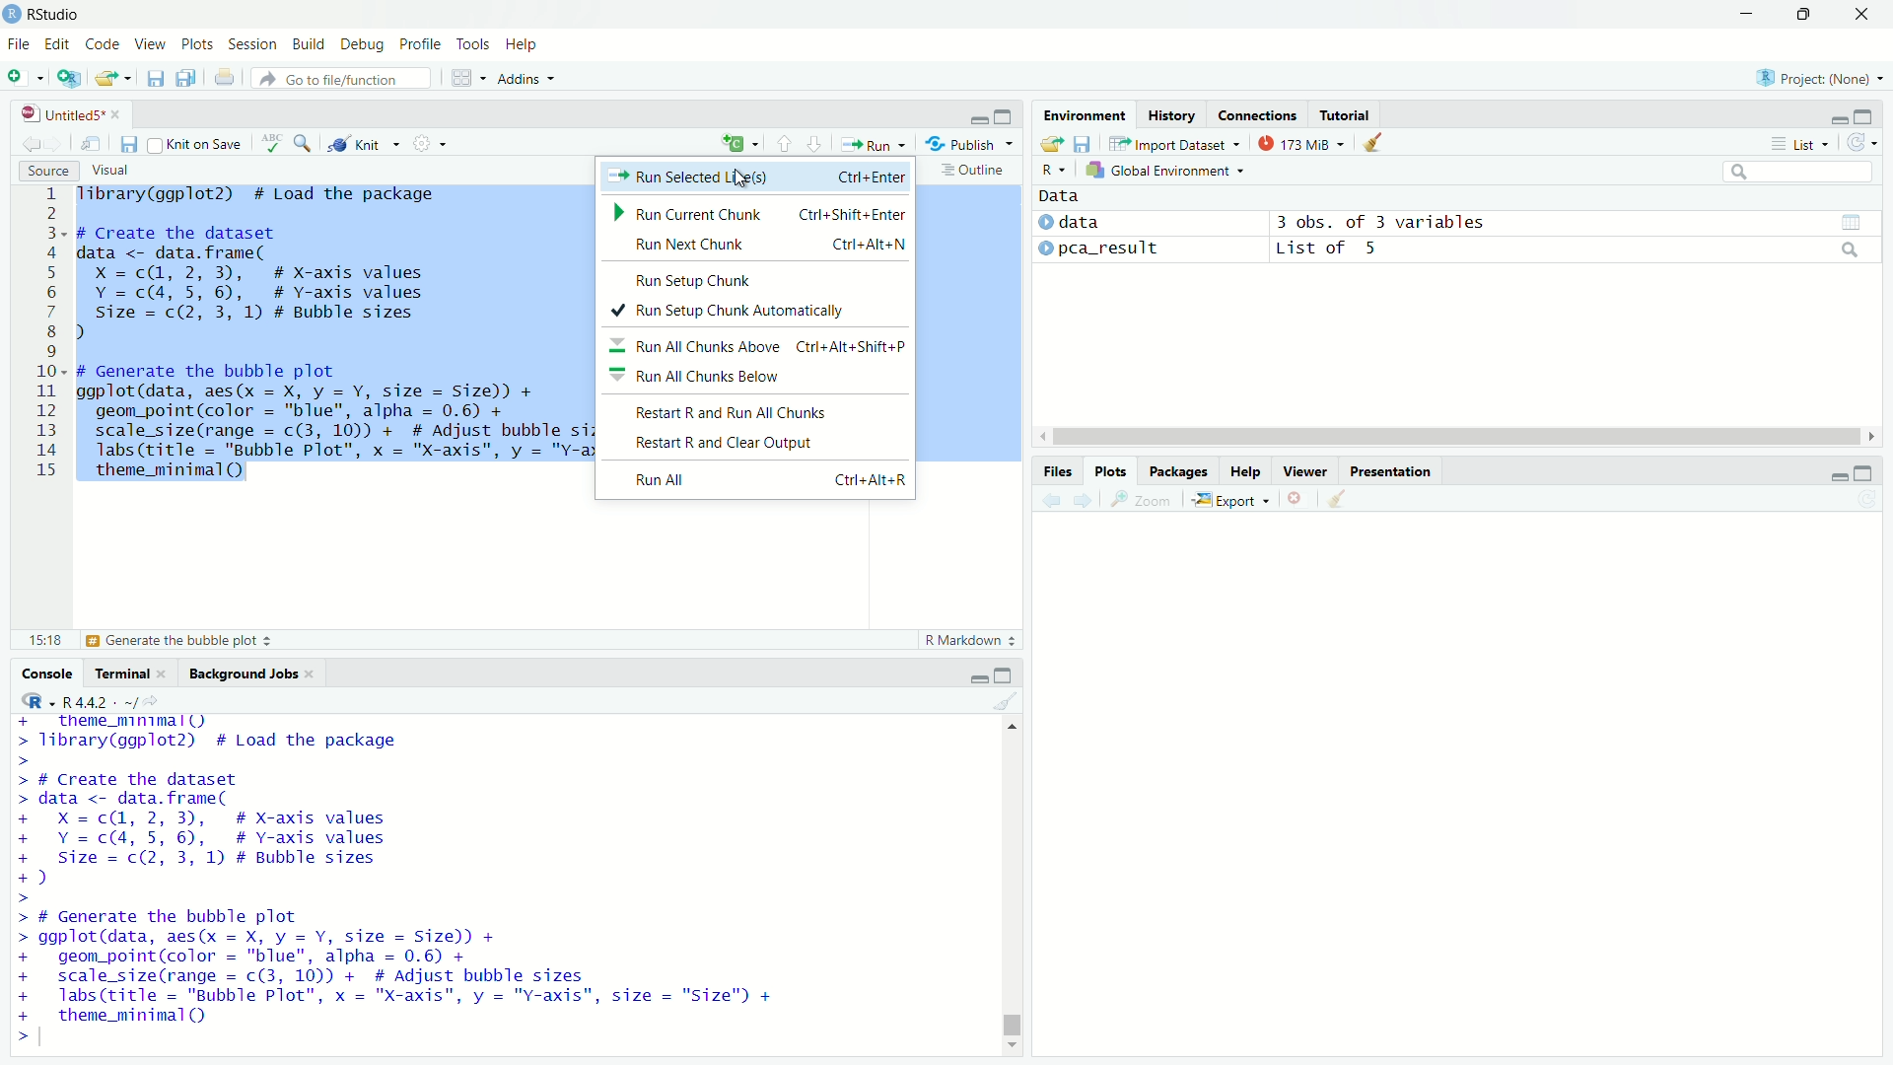 The height and width of the screenshot is (1065, 1893). Describe the element at coordinates (1231, 501) in the screenshot. I see `export` at that location.